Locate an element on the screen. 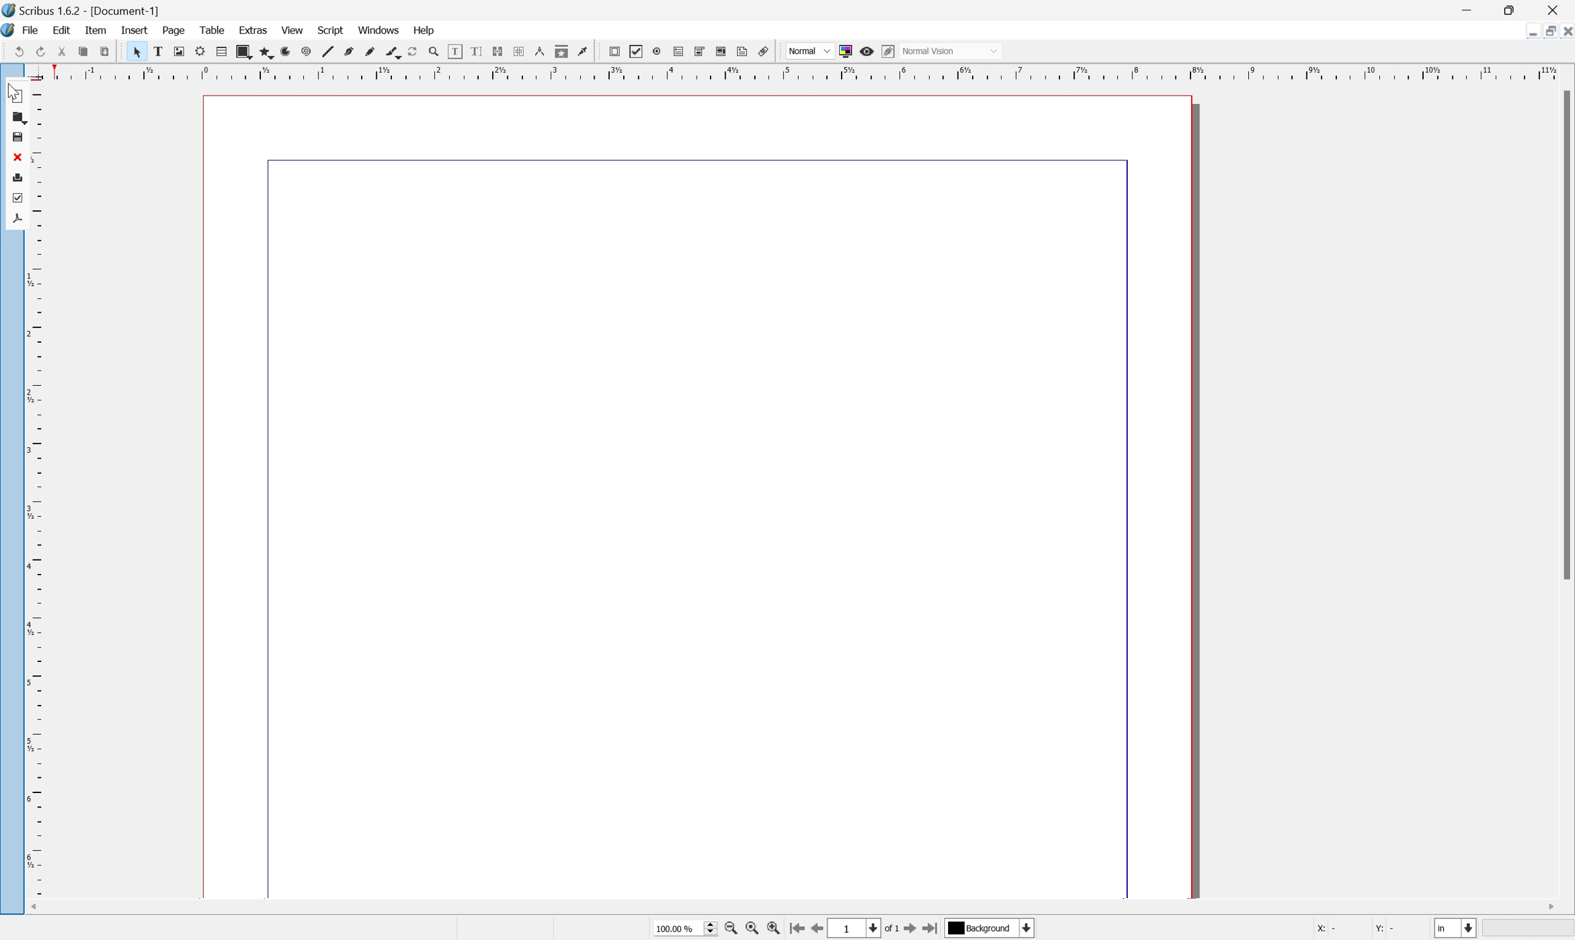 The height and width of the screenshot is (940, 1575). render frame is located at coordinates (350, 51).